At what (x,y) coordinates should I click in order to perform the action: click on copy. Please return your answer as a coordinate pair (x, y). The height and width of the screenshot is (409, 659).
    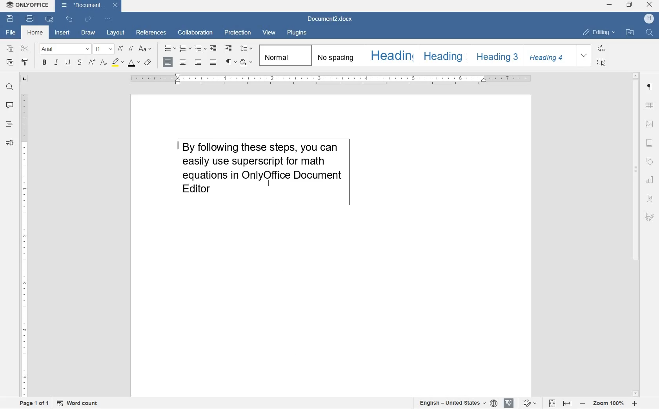
    Looking at the image, I should click on (10, 49).